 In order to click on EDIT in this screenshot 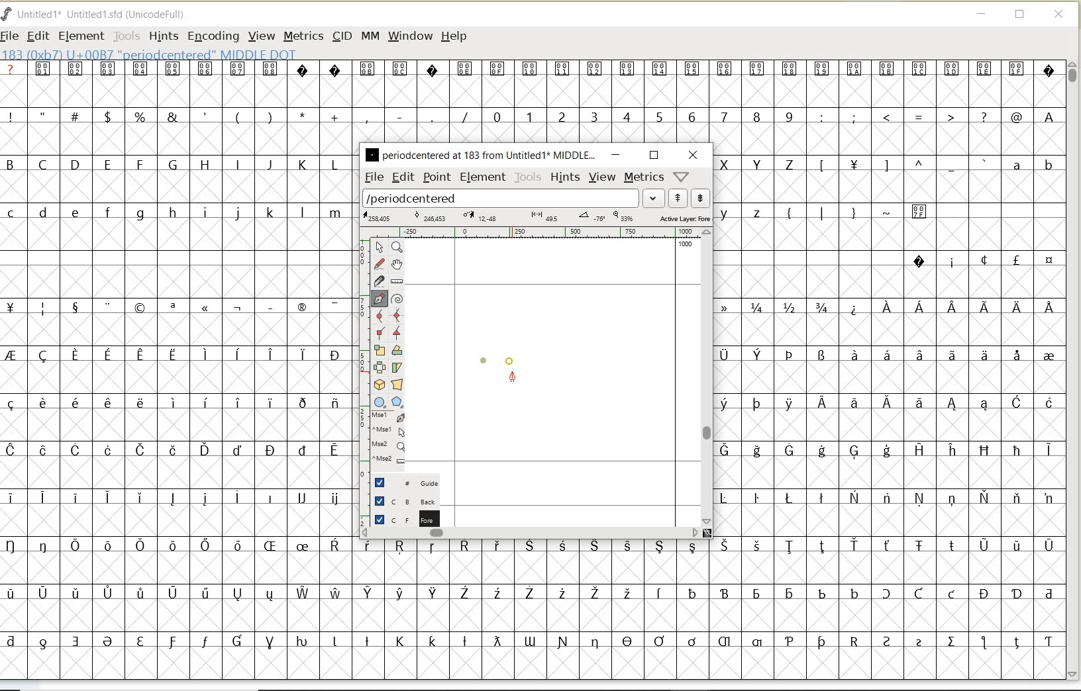, I will do `click(38, 37)`.